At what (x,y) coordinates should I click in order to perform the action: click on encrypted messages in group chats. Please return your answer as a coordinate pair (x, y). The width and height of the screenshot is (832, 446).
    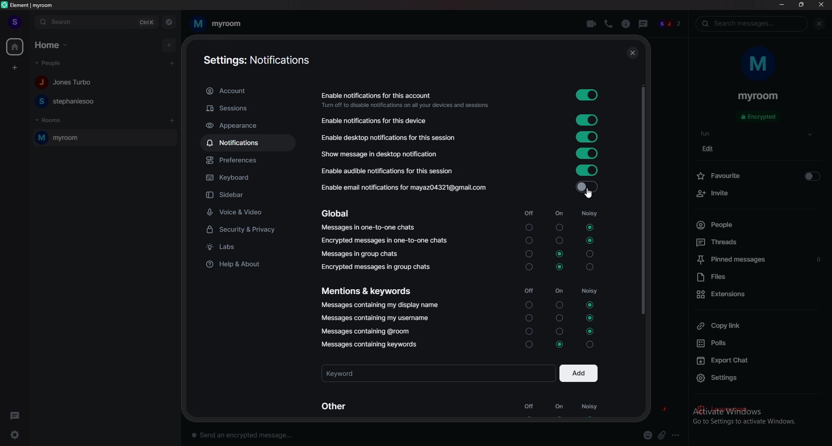
    Looking at the image, I should click on (377, 267).